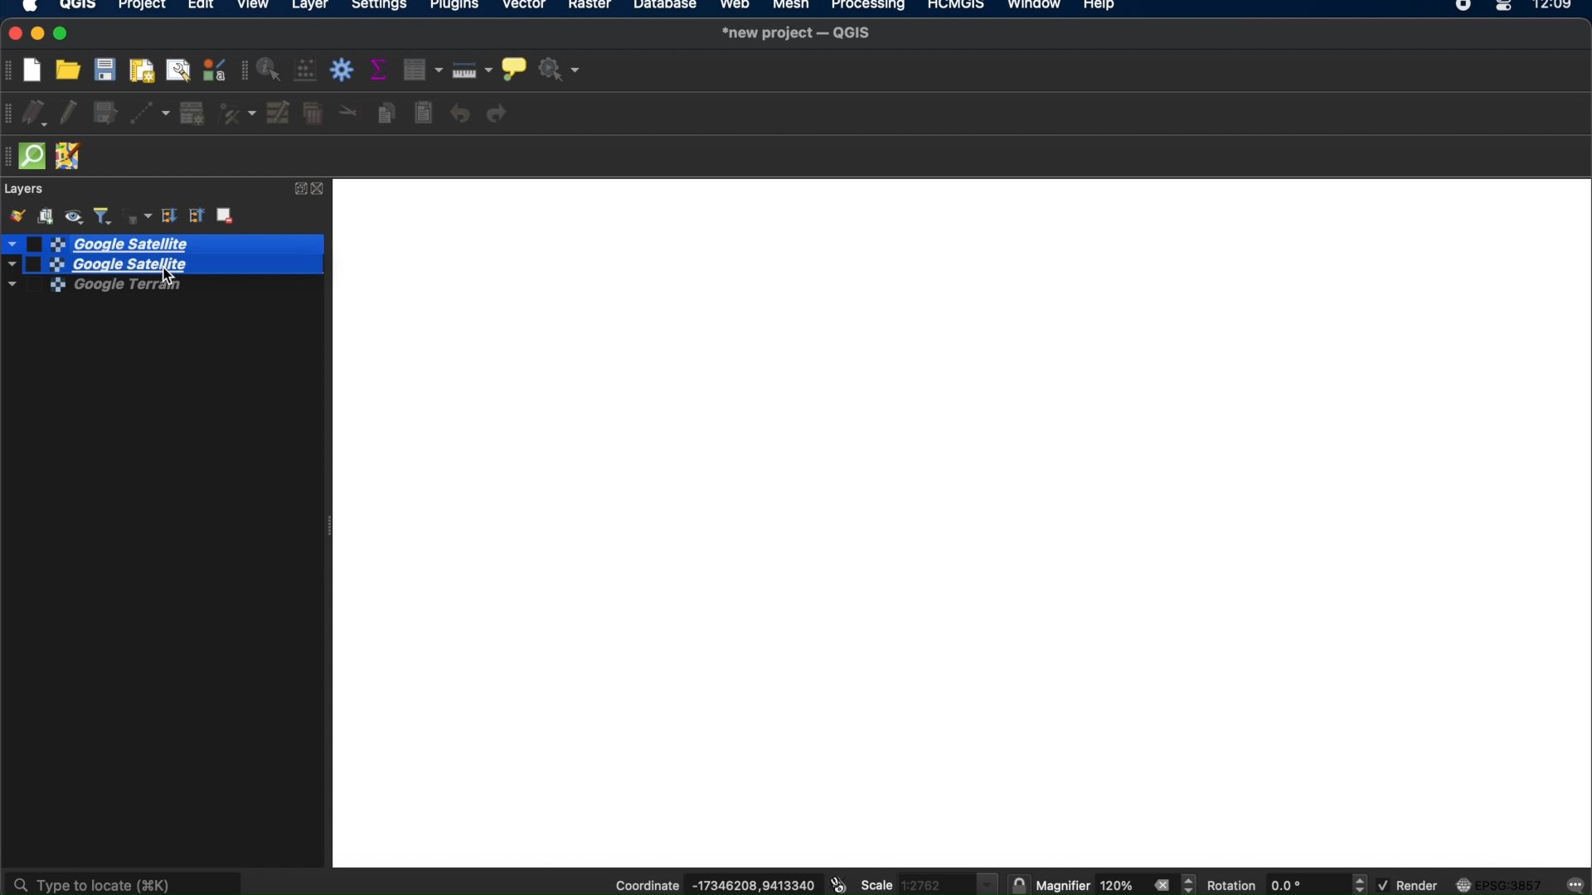  I want to click on no action selected, so click(559, 70).